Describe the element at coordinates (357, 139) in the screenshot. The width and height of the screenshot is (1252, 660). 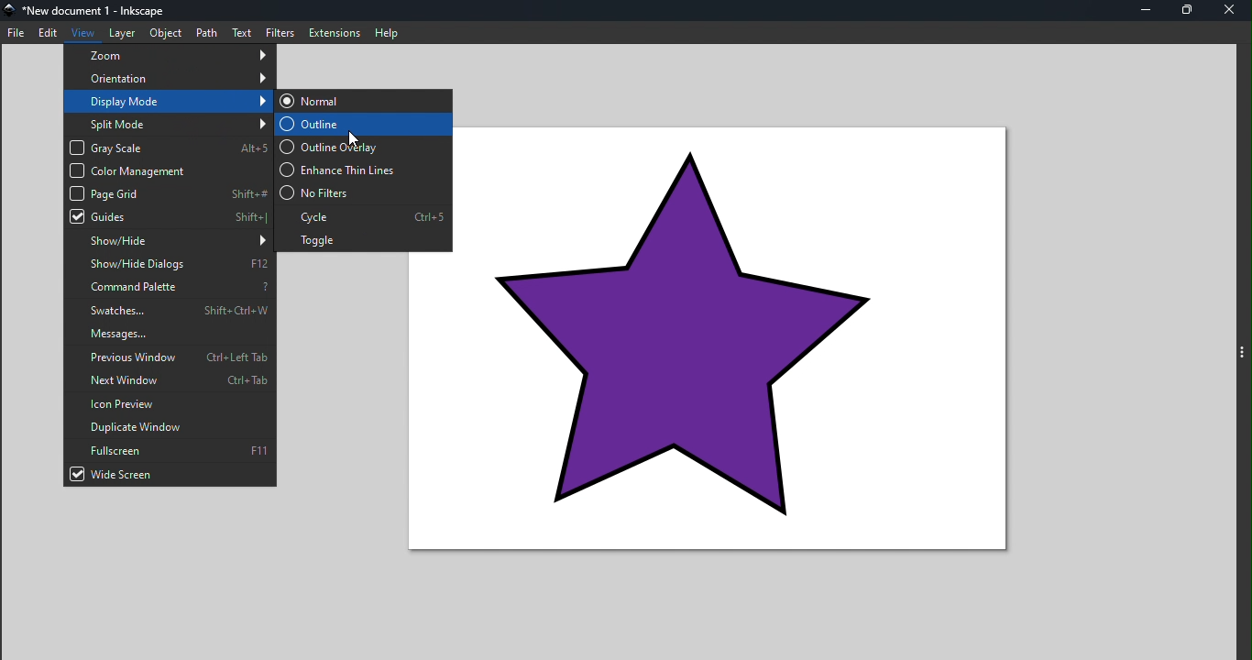
I see `mouse pointer` at that location.